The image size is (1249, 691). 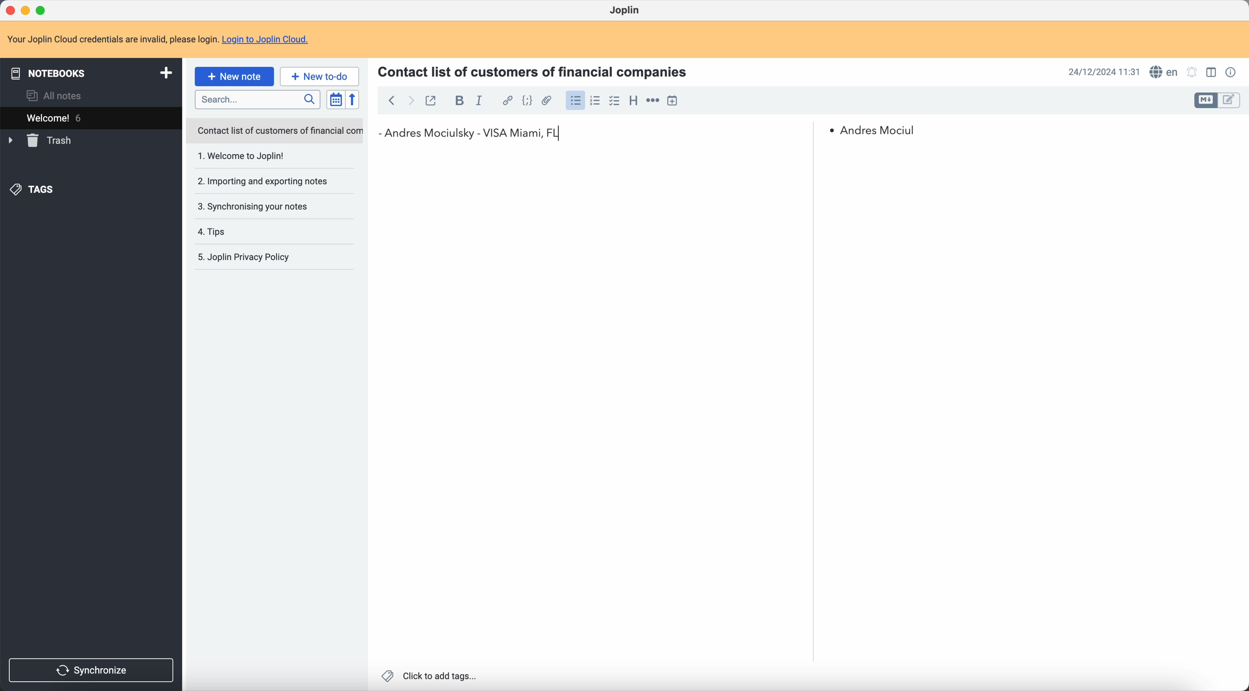 What do you see at coordinates (539, 71) in the screenshot?
I see `Contact list of customers of financial companies` at bounding box center [539, 71].